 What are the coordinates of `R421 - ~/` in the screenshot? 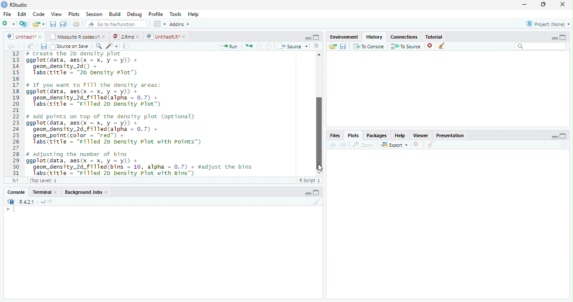 It's located at (29, 202).